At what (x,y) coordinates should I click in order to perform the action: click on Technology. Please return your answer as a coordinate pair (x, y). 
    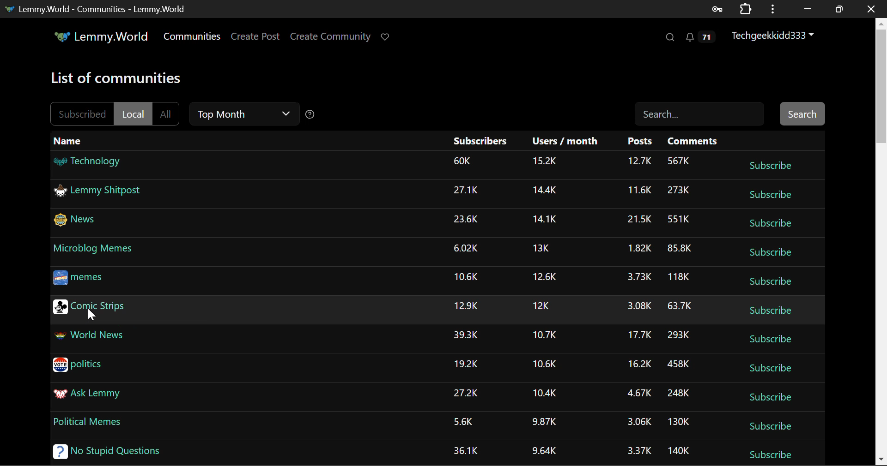
    Looking at the image, I should click on (88, 161).